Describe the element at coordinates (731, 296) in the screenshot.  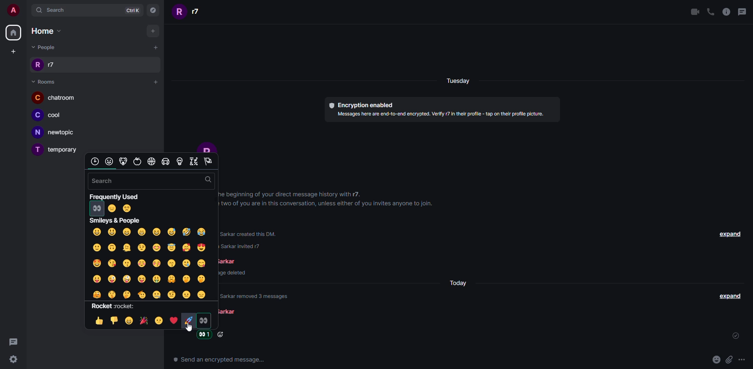
I see `expand` at that location.